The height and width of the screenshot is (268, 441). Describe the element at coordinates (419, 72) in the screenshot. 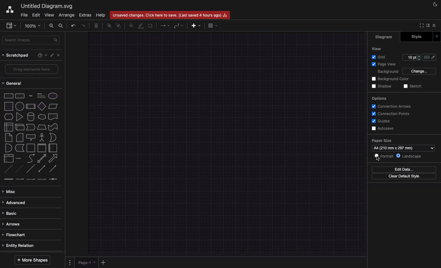

I see `Change` at that location.